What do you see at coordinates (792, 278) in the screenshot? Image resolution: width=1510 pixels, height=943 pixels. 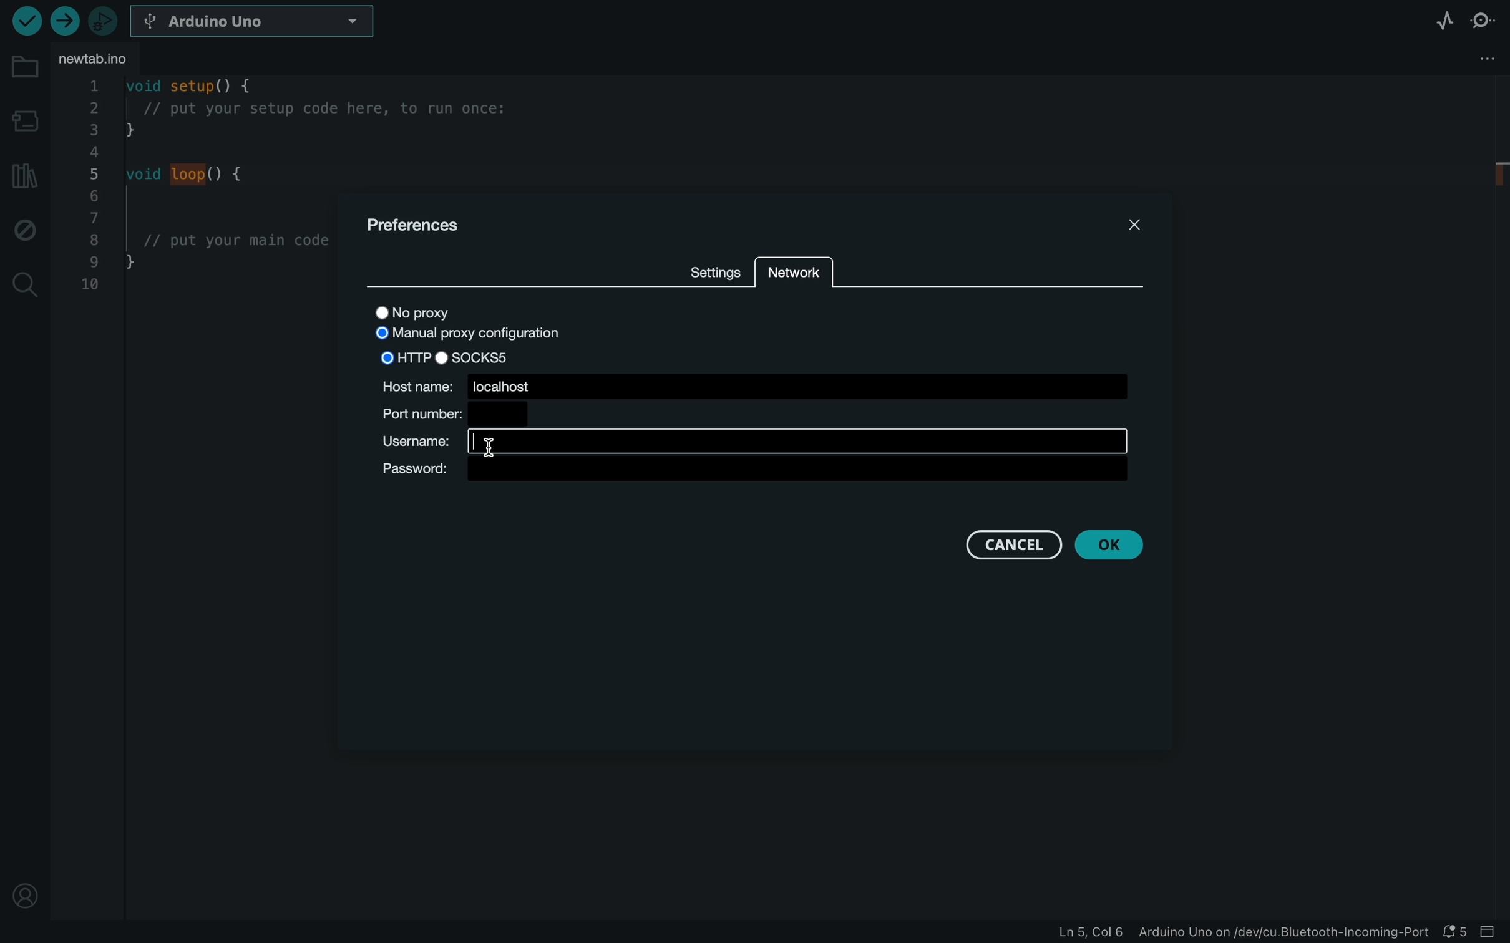 I see `network` at bounding box center [792, 278].